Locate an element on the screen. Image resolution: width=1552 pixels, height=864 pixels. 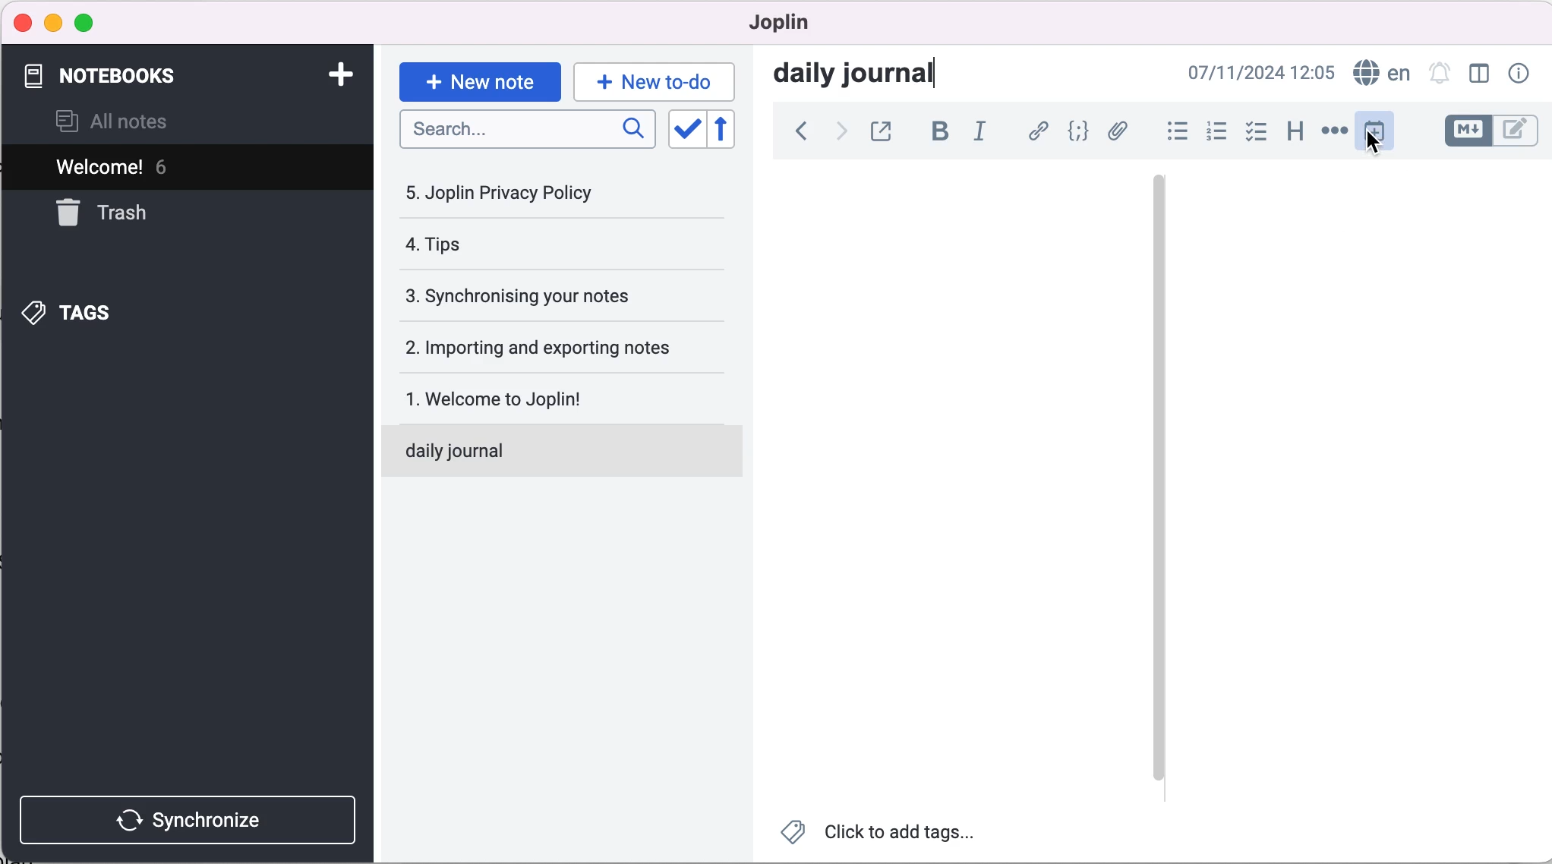
toggle editor layout is located at coordinates (1478, 74).